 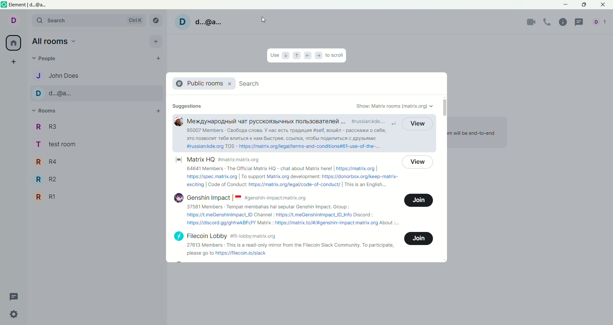 I want to click on R2 , so click(x=96, y=179).